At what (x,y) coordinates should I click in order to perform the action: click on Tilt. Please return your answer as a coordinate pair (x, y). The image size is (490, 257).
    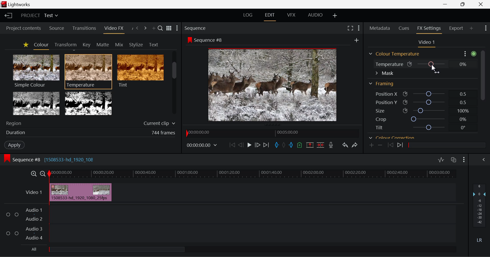
    Looking at the image, I should click on (379, 127).